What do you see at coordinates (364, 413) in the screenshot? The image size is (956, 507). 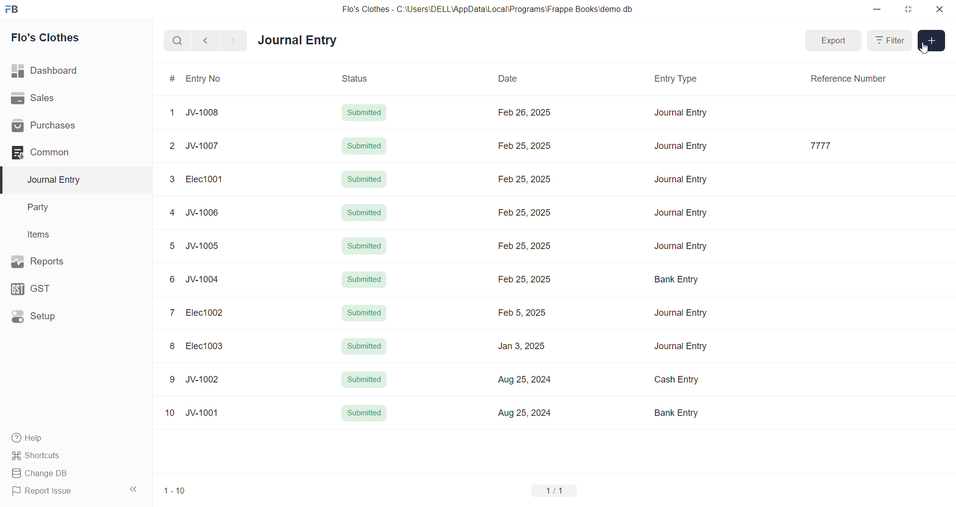 I see `Submitted` at bounding box center [364, 413].